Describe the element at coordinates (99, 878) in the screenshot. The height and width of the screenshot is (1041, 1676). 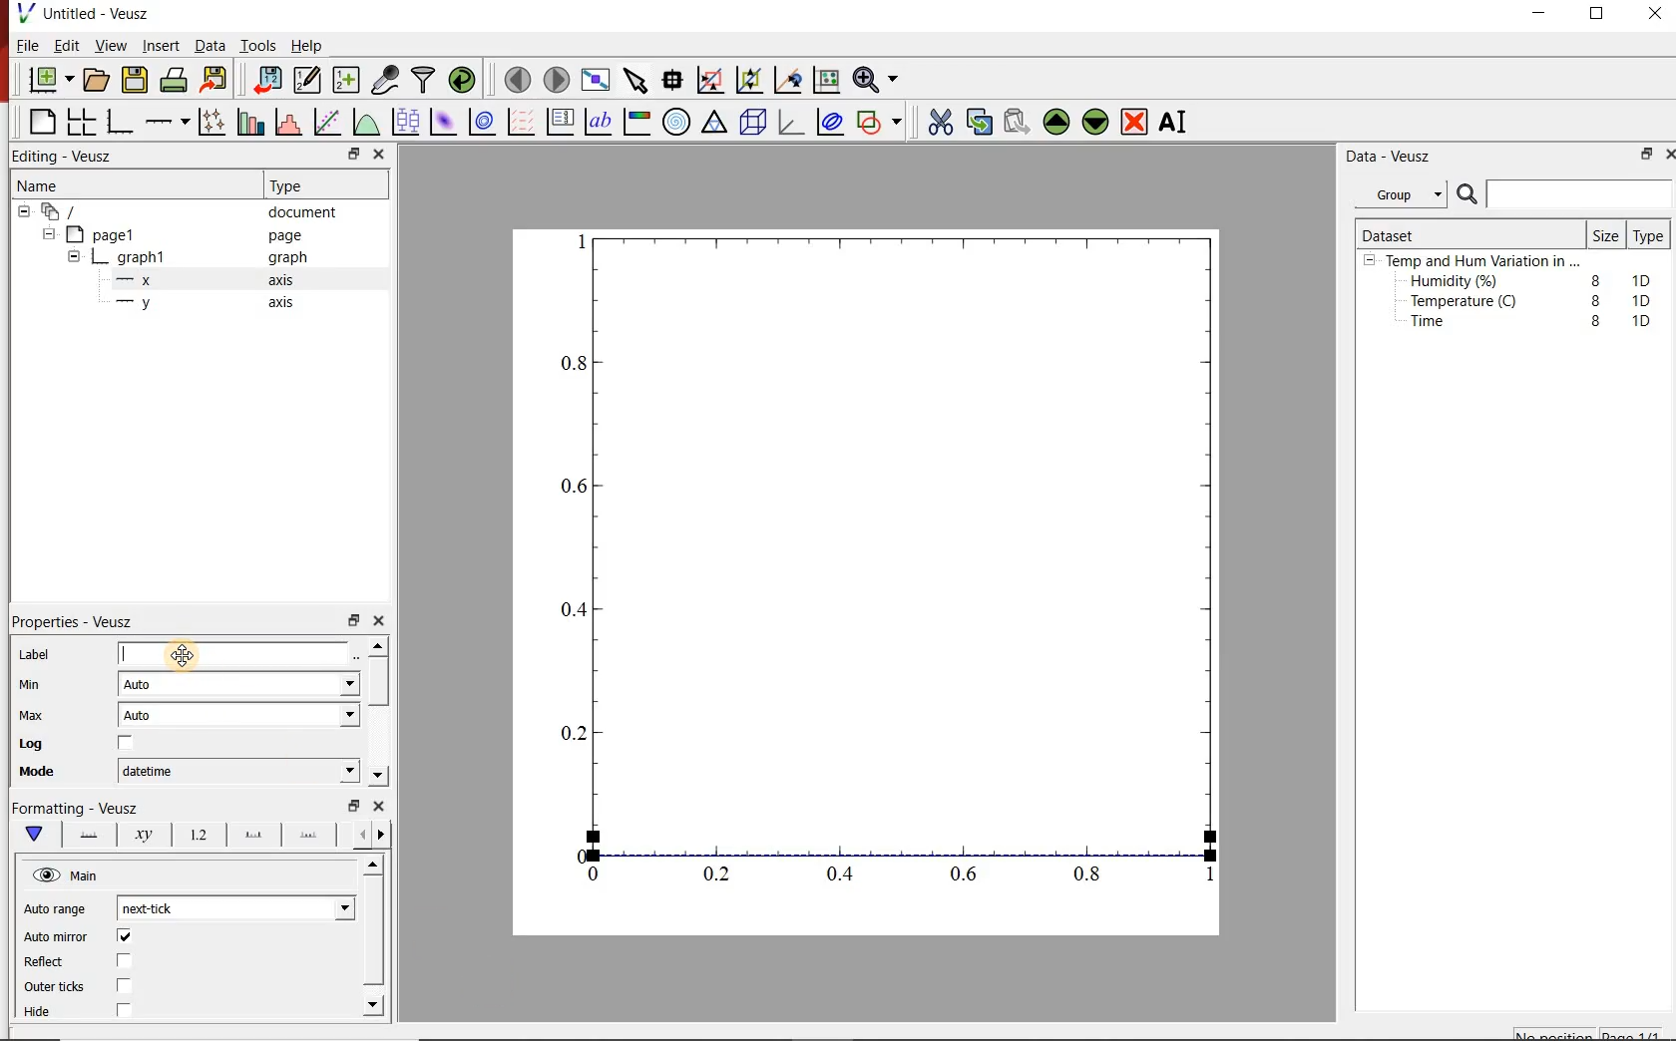
I see `Main` at that location.